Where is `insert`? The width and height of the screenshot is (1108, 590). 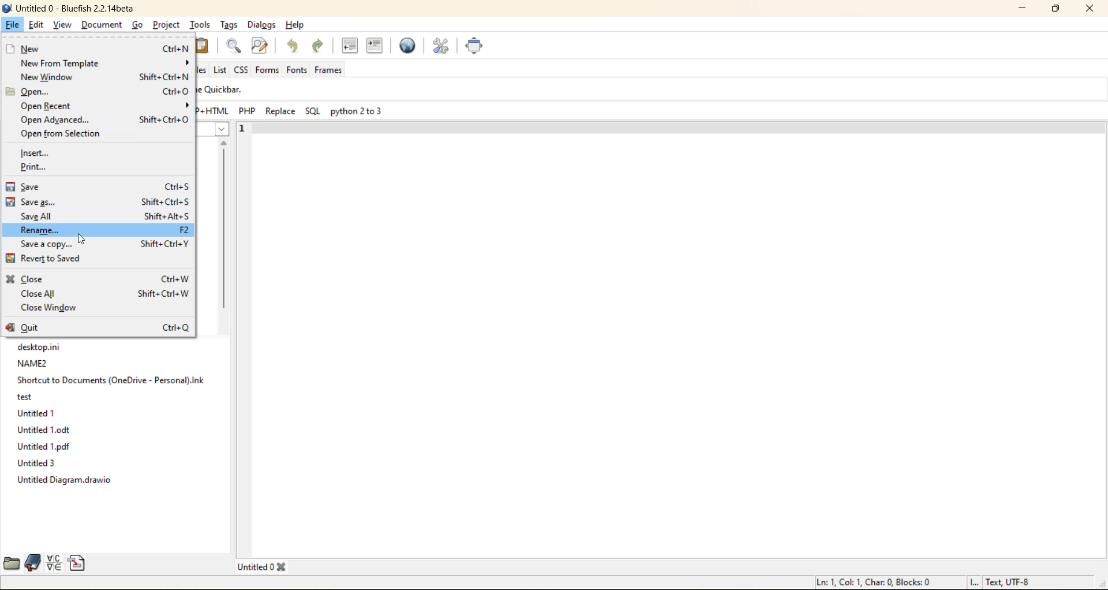 insert is located at coordinates (40, 152).